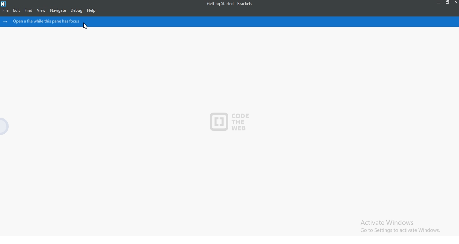  I want to click on View, so click(42, 10).